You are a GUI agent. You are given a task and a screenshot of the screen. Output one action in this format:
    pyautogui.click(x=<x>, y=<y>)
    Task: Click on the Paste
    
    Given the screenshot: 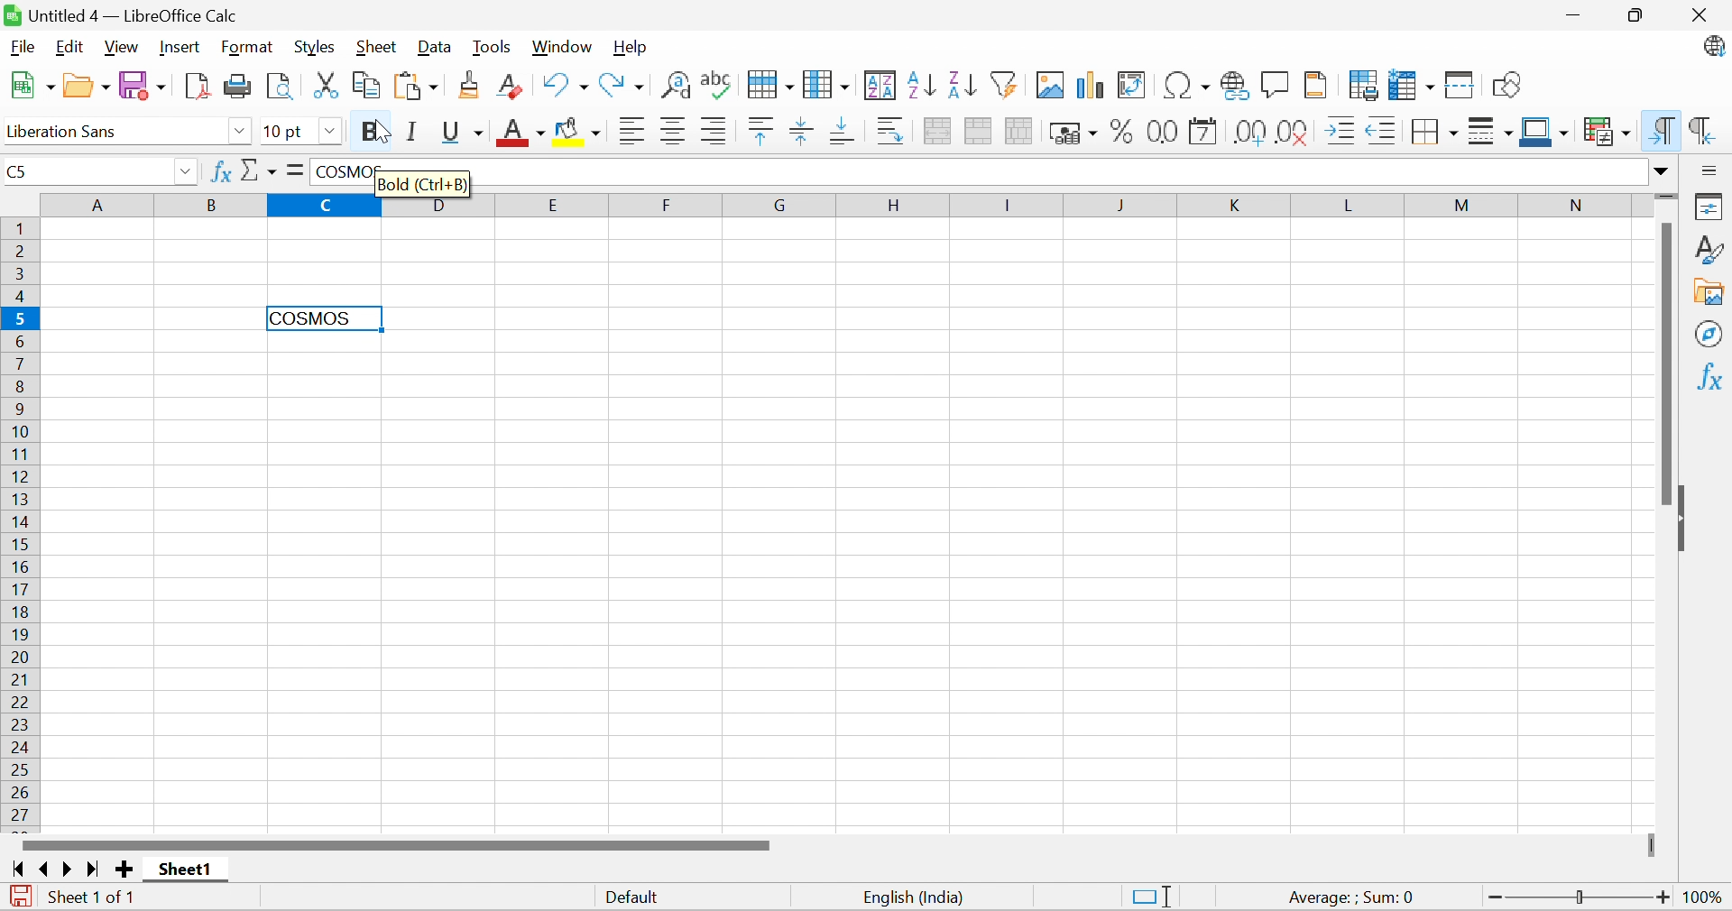 What is the action you would take?
    pyautogui.click(x=419, y=85)
    